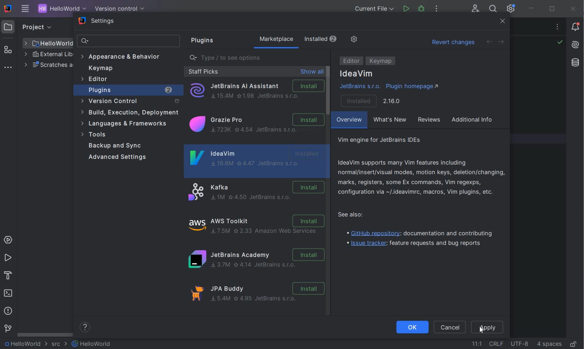 The width and height of the screenshot is (584, 349). I want to click on cursor, so click(480, 329).